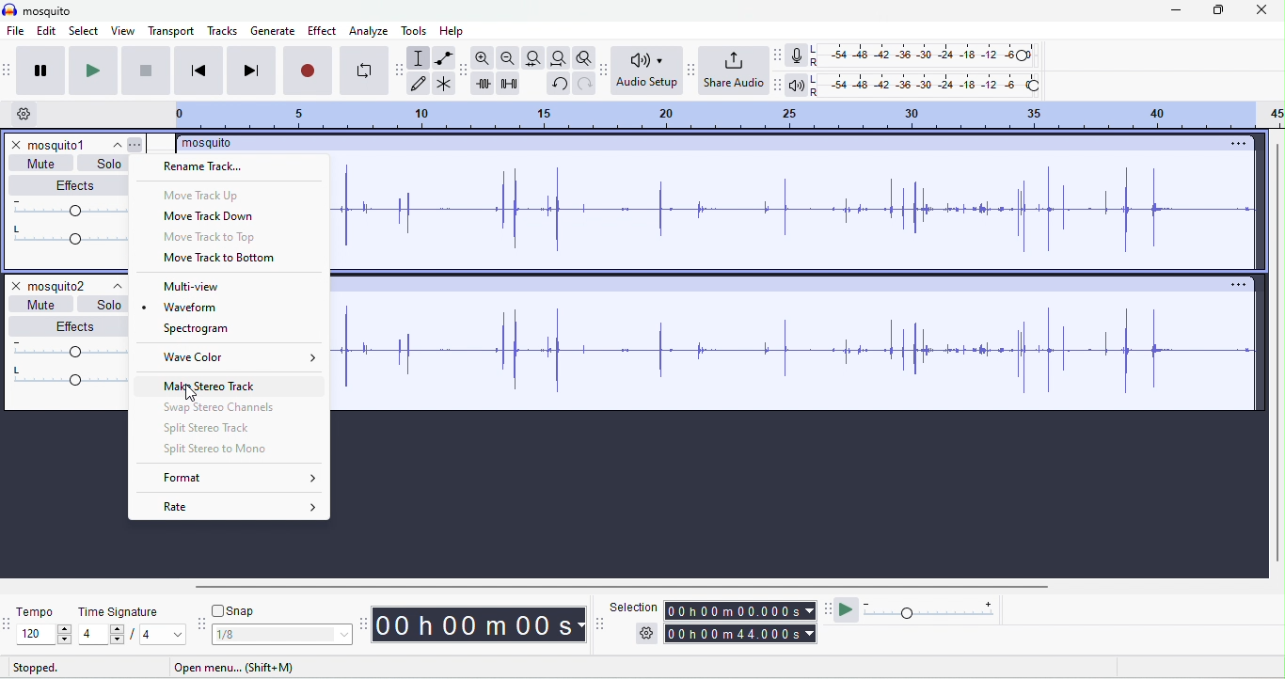 This screenshot has width=1285, height=679. I want to click on mute, so click(41, 305).